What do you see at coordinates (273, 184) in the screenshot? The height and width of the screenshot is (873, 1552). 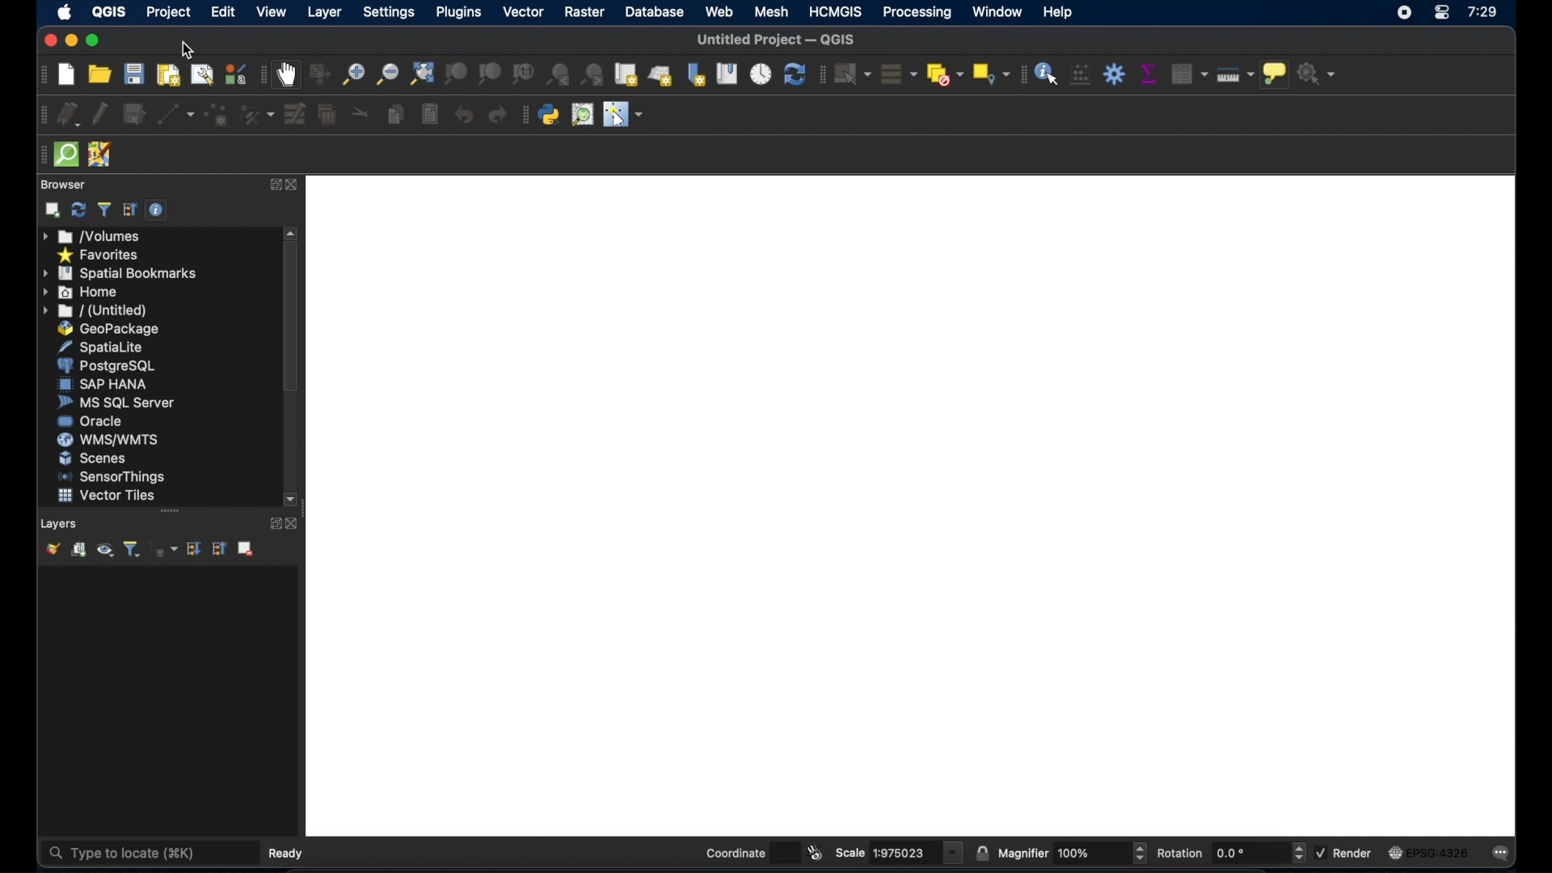 I see `expand` at bounding box center [273, 184].